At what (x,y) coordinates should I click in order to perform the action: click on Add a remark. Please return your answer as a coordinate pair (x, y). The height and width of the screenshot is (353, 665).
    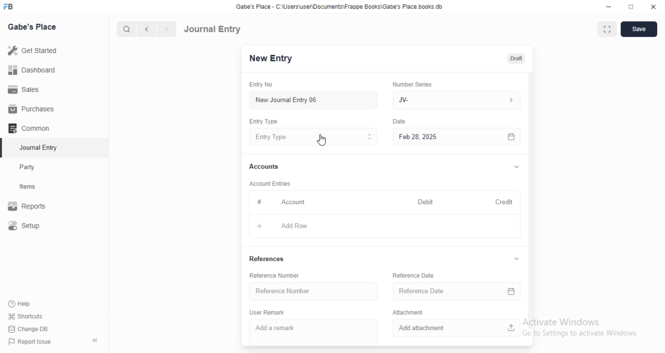
    Looking at the image, I should click on (315, 330).